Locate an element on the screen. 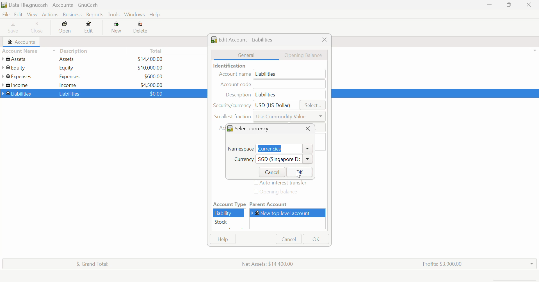 This screenshot has height=282, width=539. Cancel is located at coordinates (288, 239).